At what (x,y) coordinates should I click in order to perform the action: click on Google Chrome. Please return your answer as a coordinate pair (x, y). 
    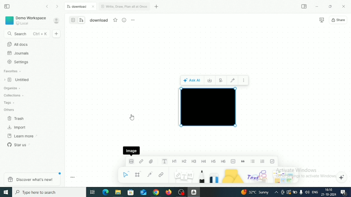
    Looking at the image, I should click on (156, 192).